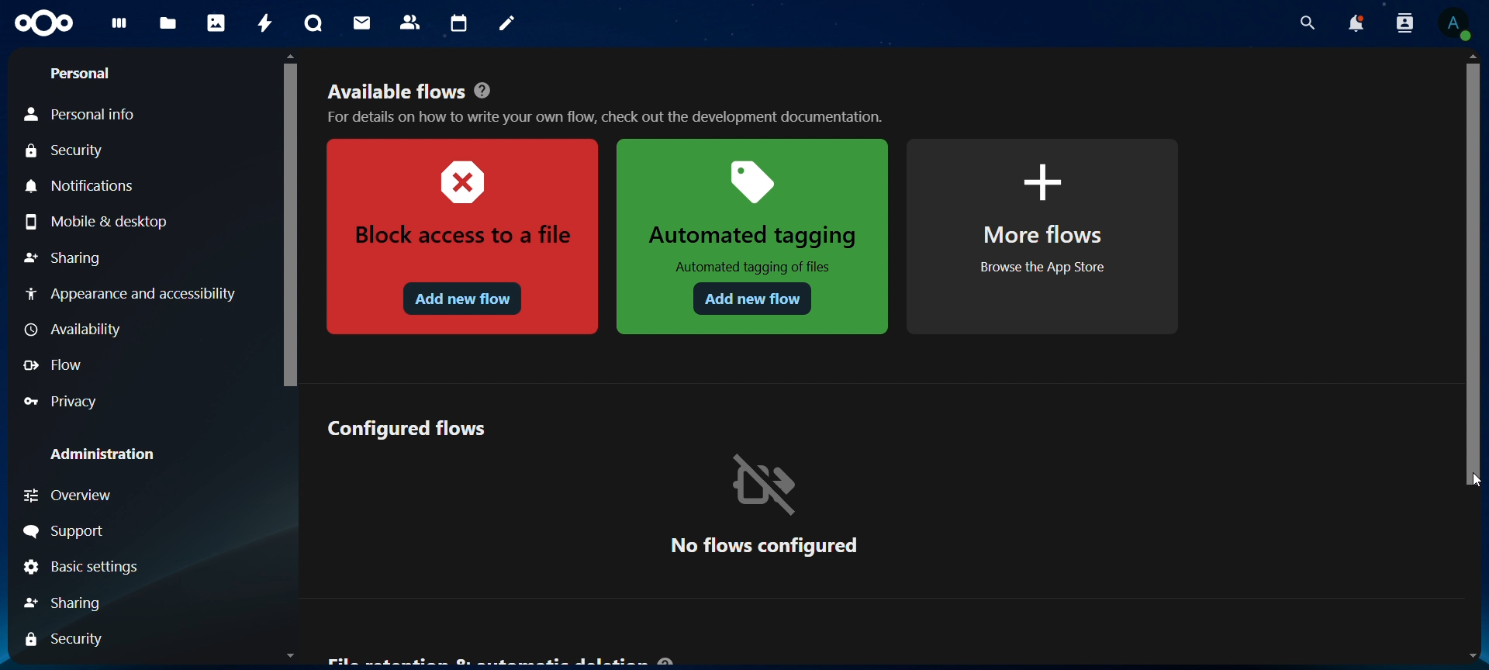 The image size is (1489, 670). What do you see at coordinates (364, 22) in the screenshot?
I see `mail` at bounding box center [364, 22].